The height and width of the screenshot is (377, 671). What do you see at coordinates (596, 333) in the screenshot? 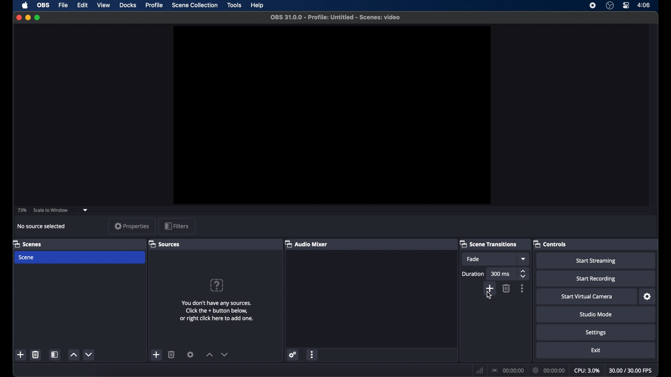
I see `settings` at bounding box center [596, 333].